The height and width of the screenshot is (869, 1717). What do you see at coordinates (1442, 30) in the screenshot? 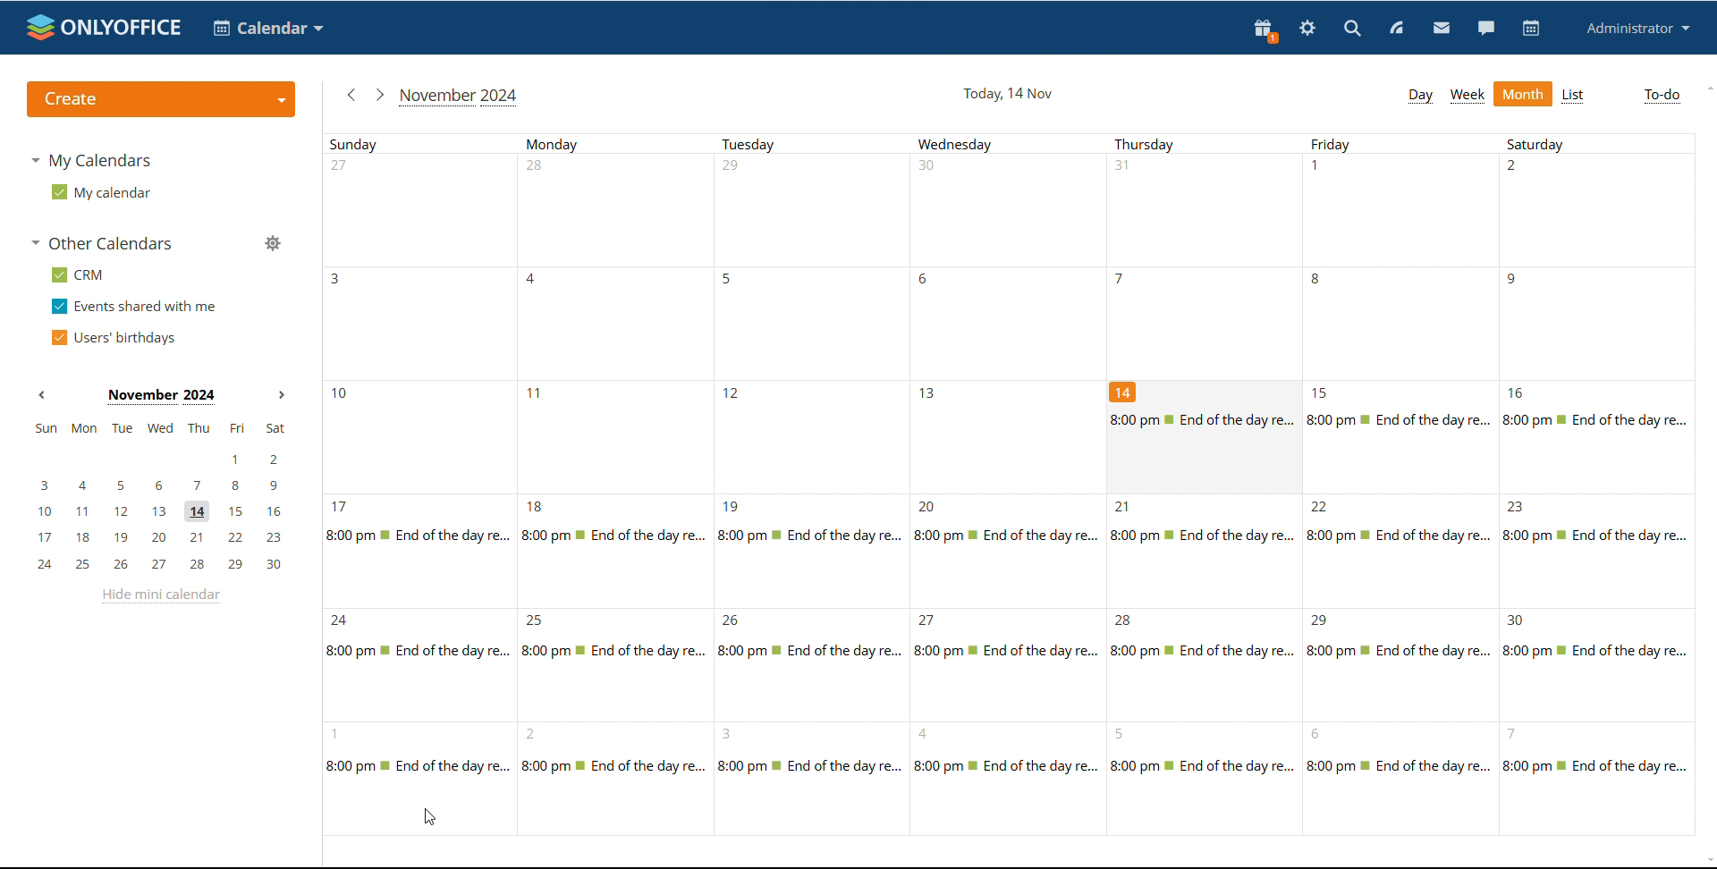
I see `mail` at bounding box center [1442, 30].